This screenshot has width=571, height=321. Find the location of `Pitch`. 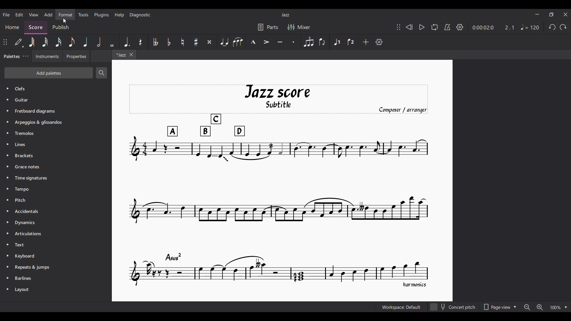

Pitch is located at coordinates (22, 200).